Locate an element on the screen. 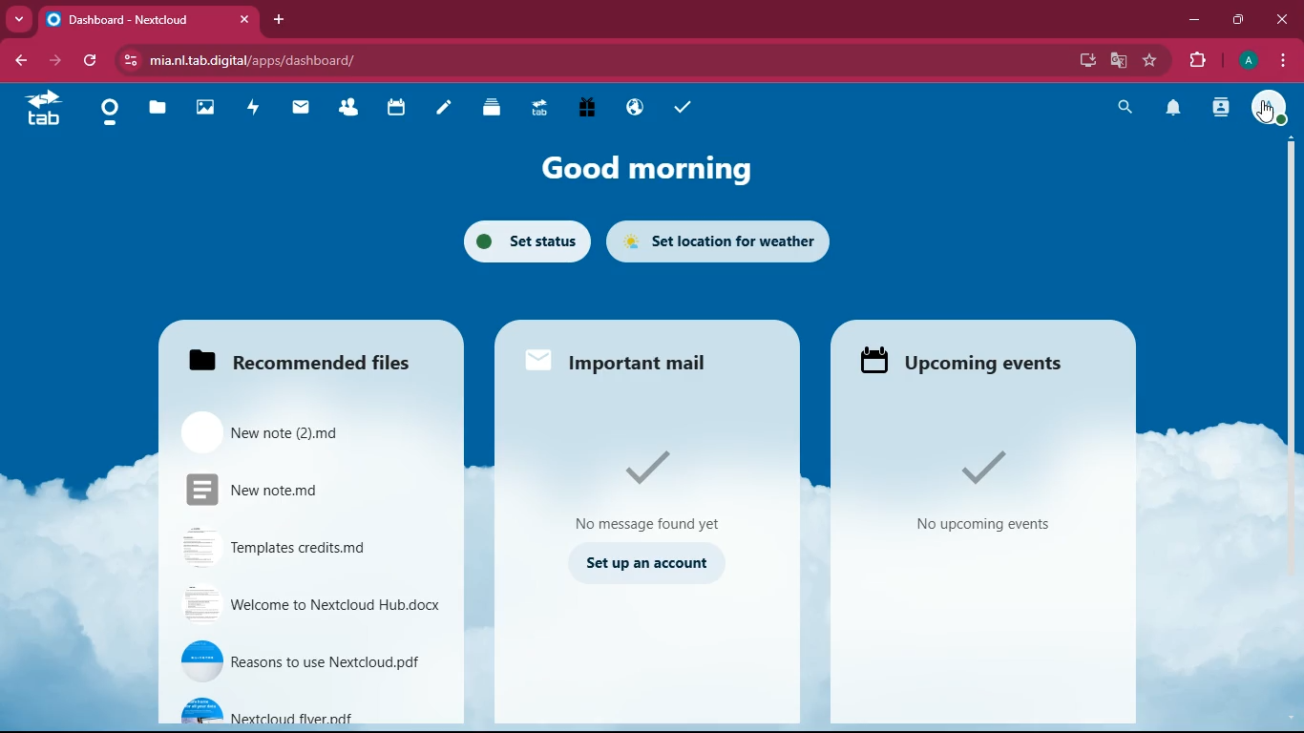 The height and width of the screenshot is (733, 1304). tab is located at coordinates (538, 107).